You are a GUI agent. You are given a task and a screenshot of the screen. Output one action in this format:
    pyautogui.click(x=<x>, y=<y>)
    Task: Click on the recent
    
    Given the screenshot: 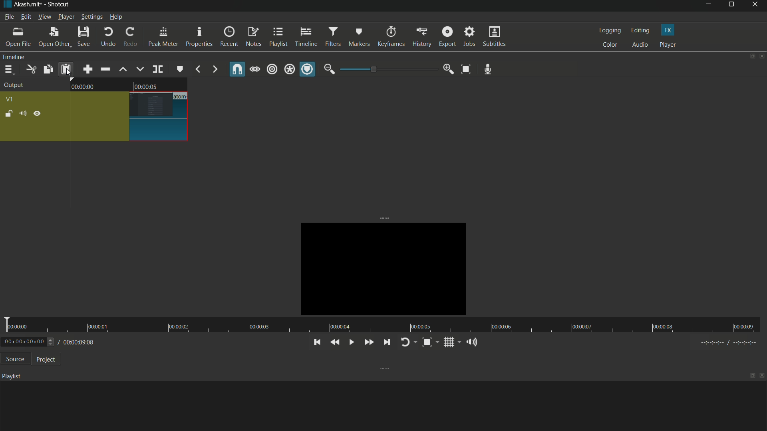 What is the action you would take?
    pyautogui.click(x=229, y=37)
    